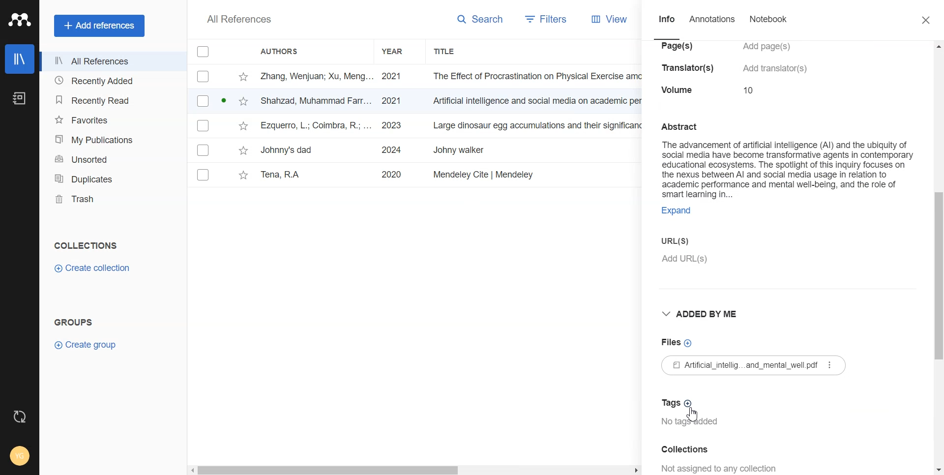  What do you see at coordinates (87, 245) in the screenshot?
I see `Collection` at bounding box center [87, 245].